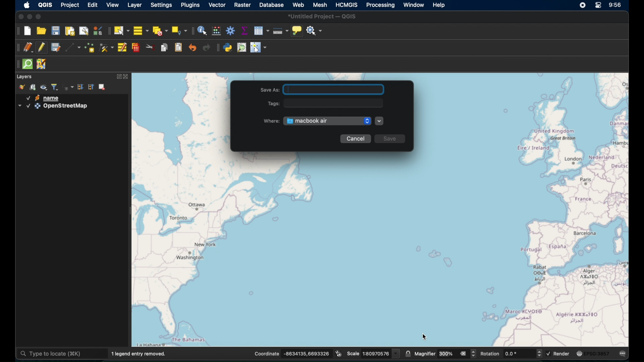 This screenshot has width=644, height=362. Describe the element at coordinates (34, 87) in the screenshot. I see `add group` at that location.